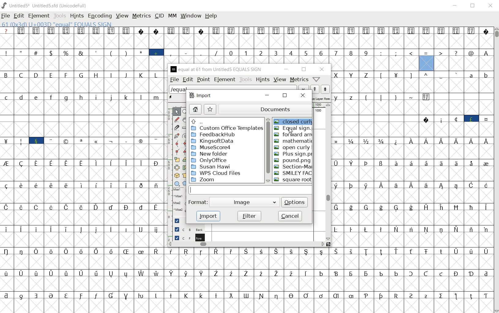 This screenshot has height=313, width=499. I want to click on glyph characters, so click(329, 280).